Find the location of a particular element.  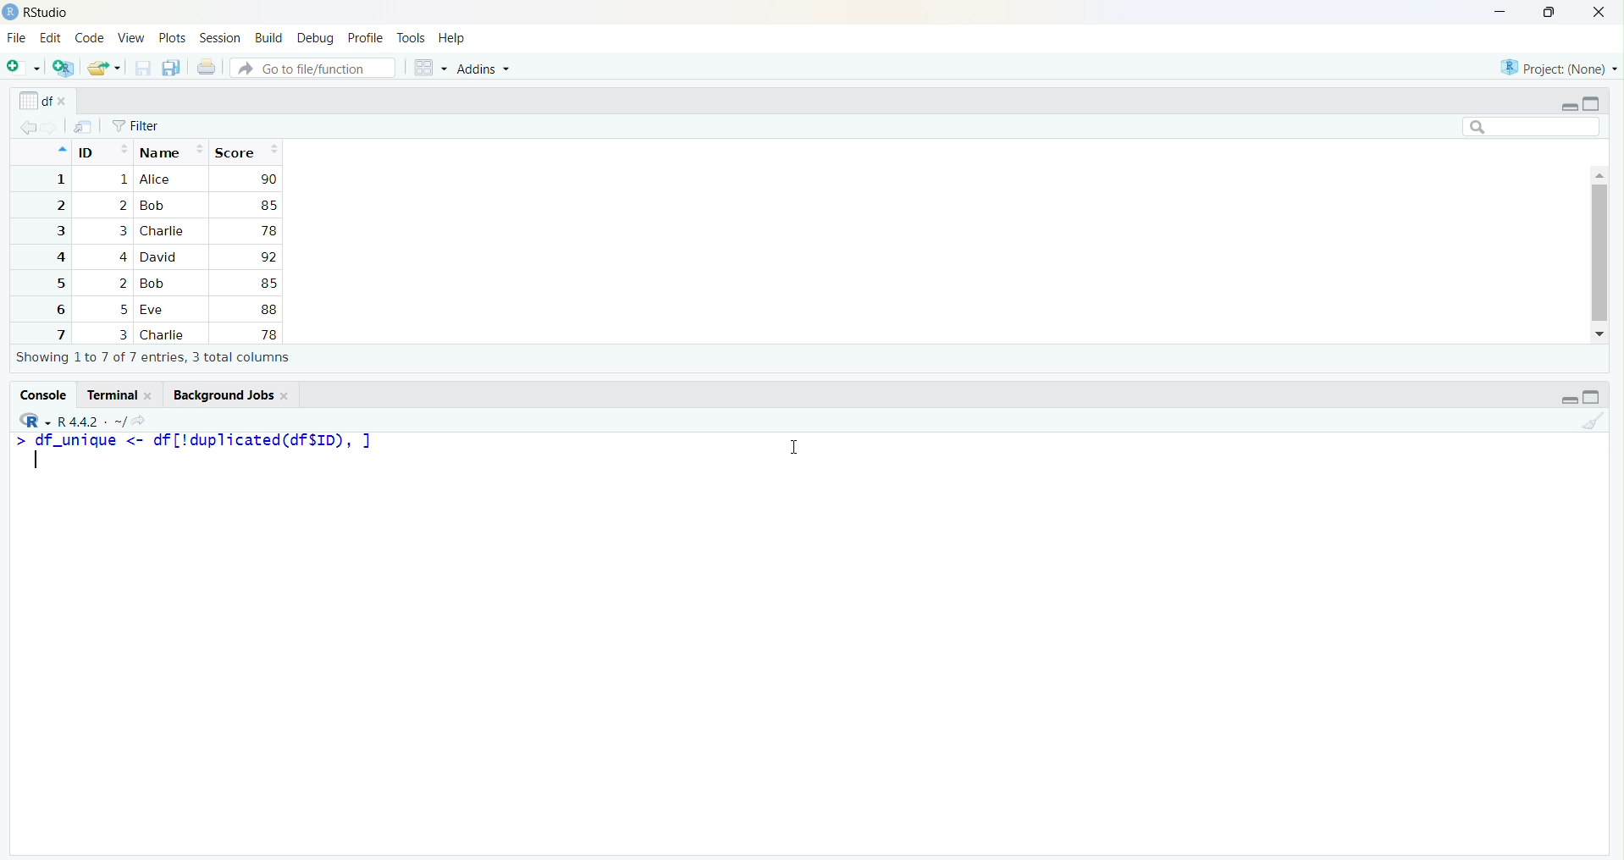

Tools is located at coordinates (412, 39).